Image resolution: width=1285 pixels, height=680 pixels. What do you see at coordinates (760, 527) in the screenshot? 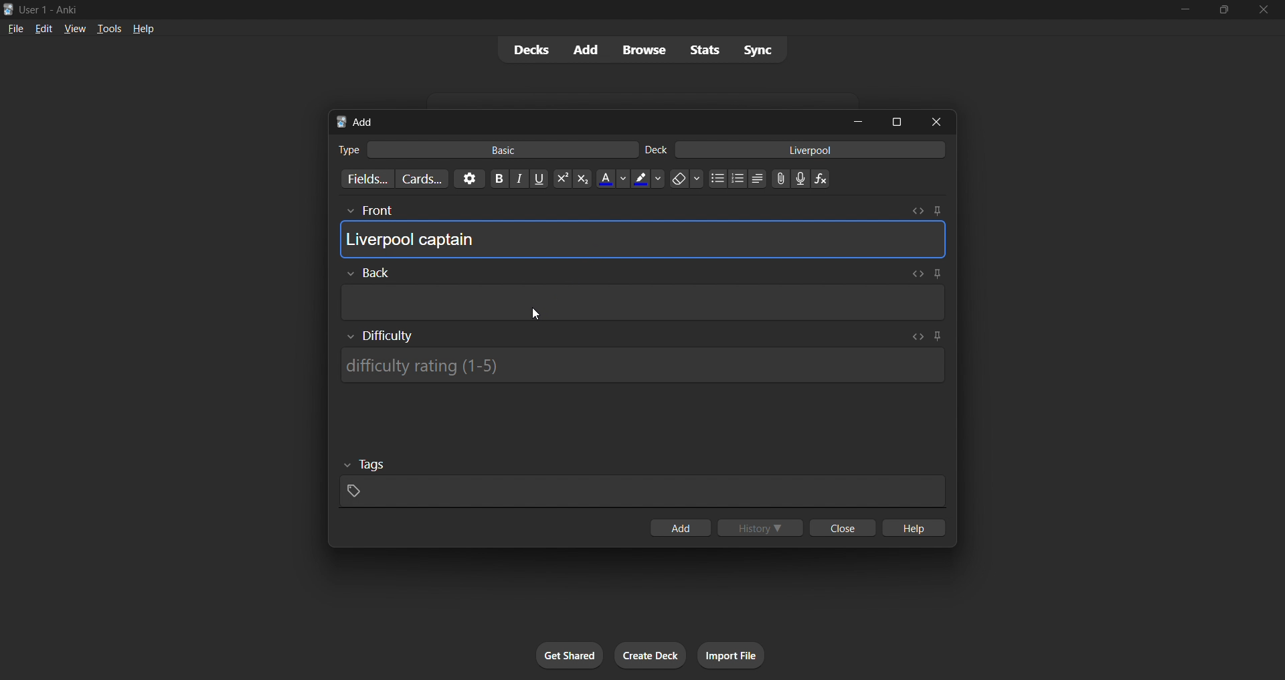
I see `history` at bounding box center [760, 527].